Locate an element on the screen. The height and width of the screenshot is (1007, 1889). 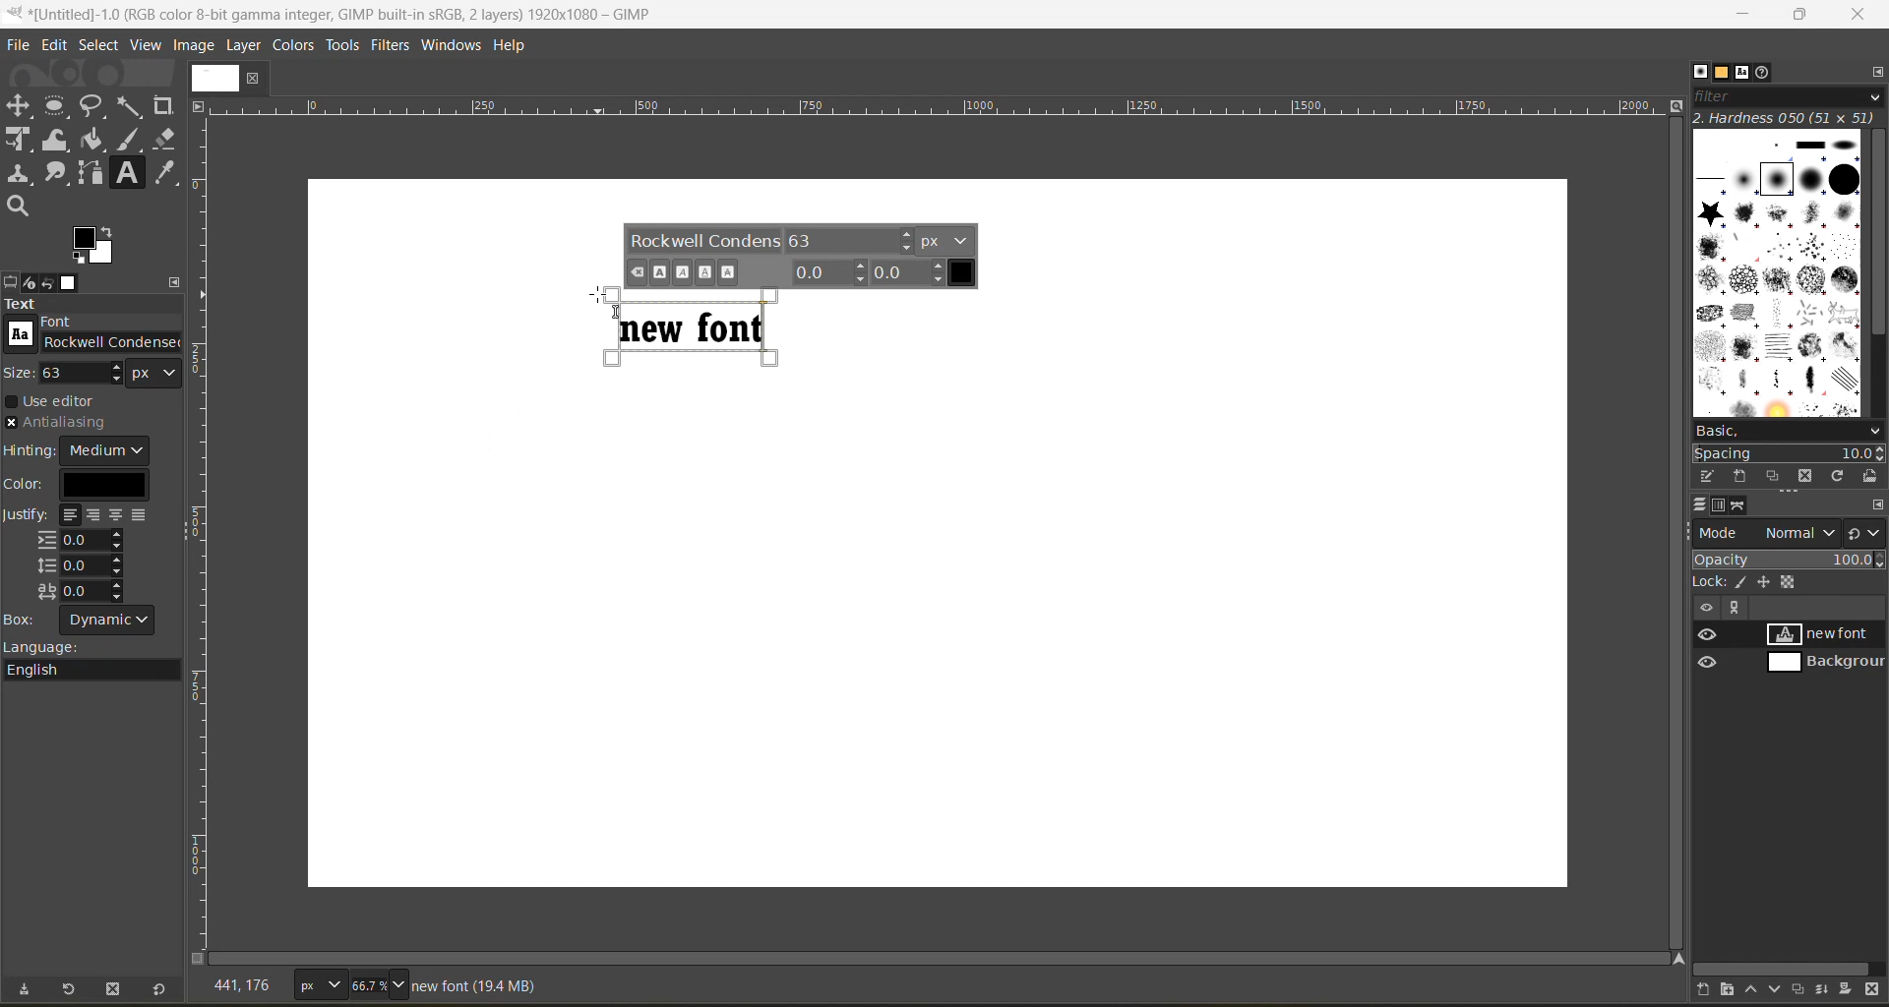
background is located at coordinates (1829, 664).